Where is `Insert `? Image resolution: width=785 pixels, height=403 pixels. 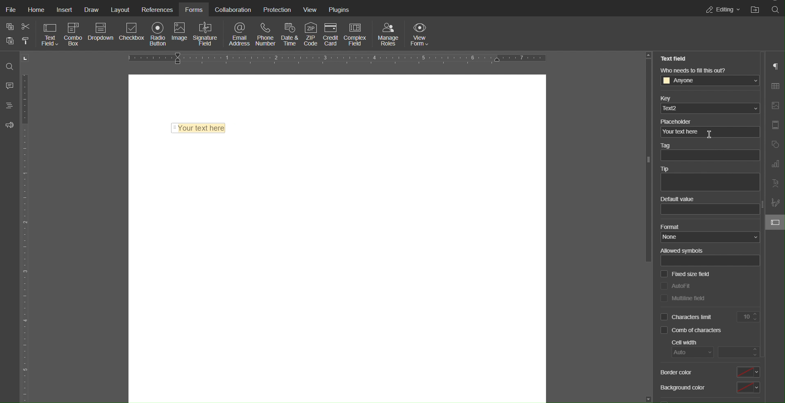
Insert  is located at coordinates (64, 10).